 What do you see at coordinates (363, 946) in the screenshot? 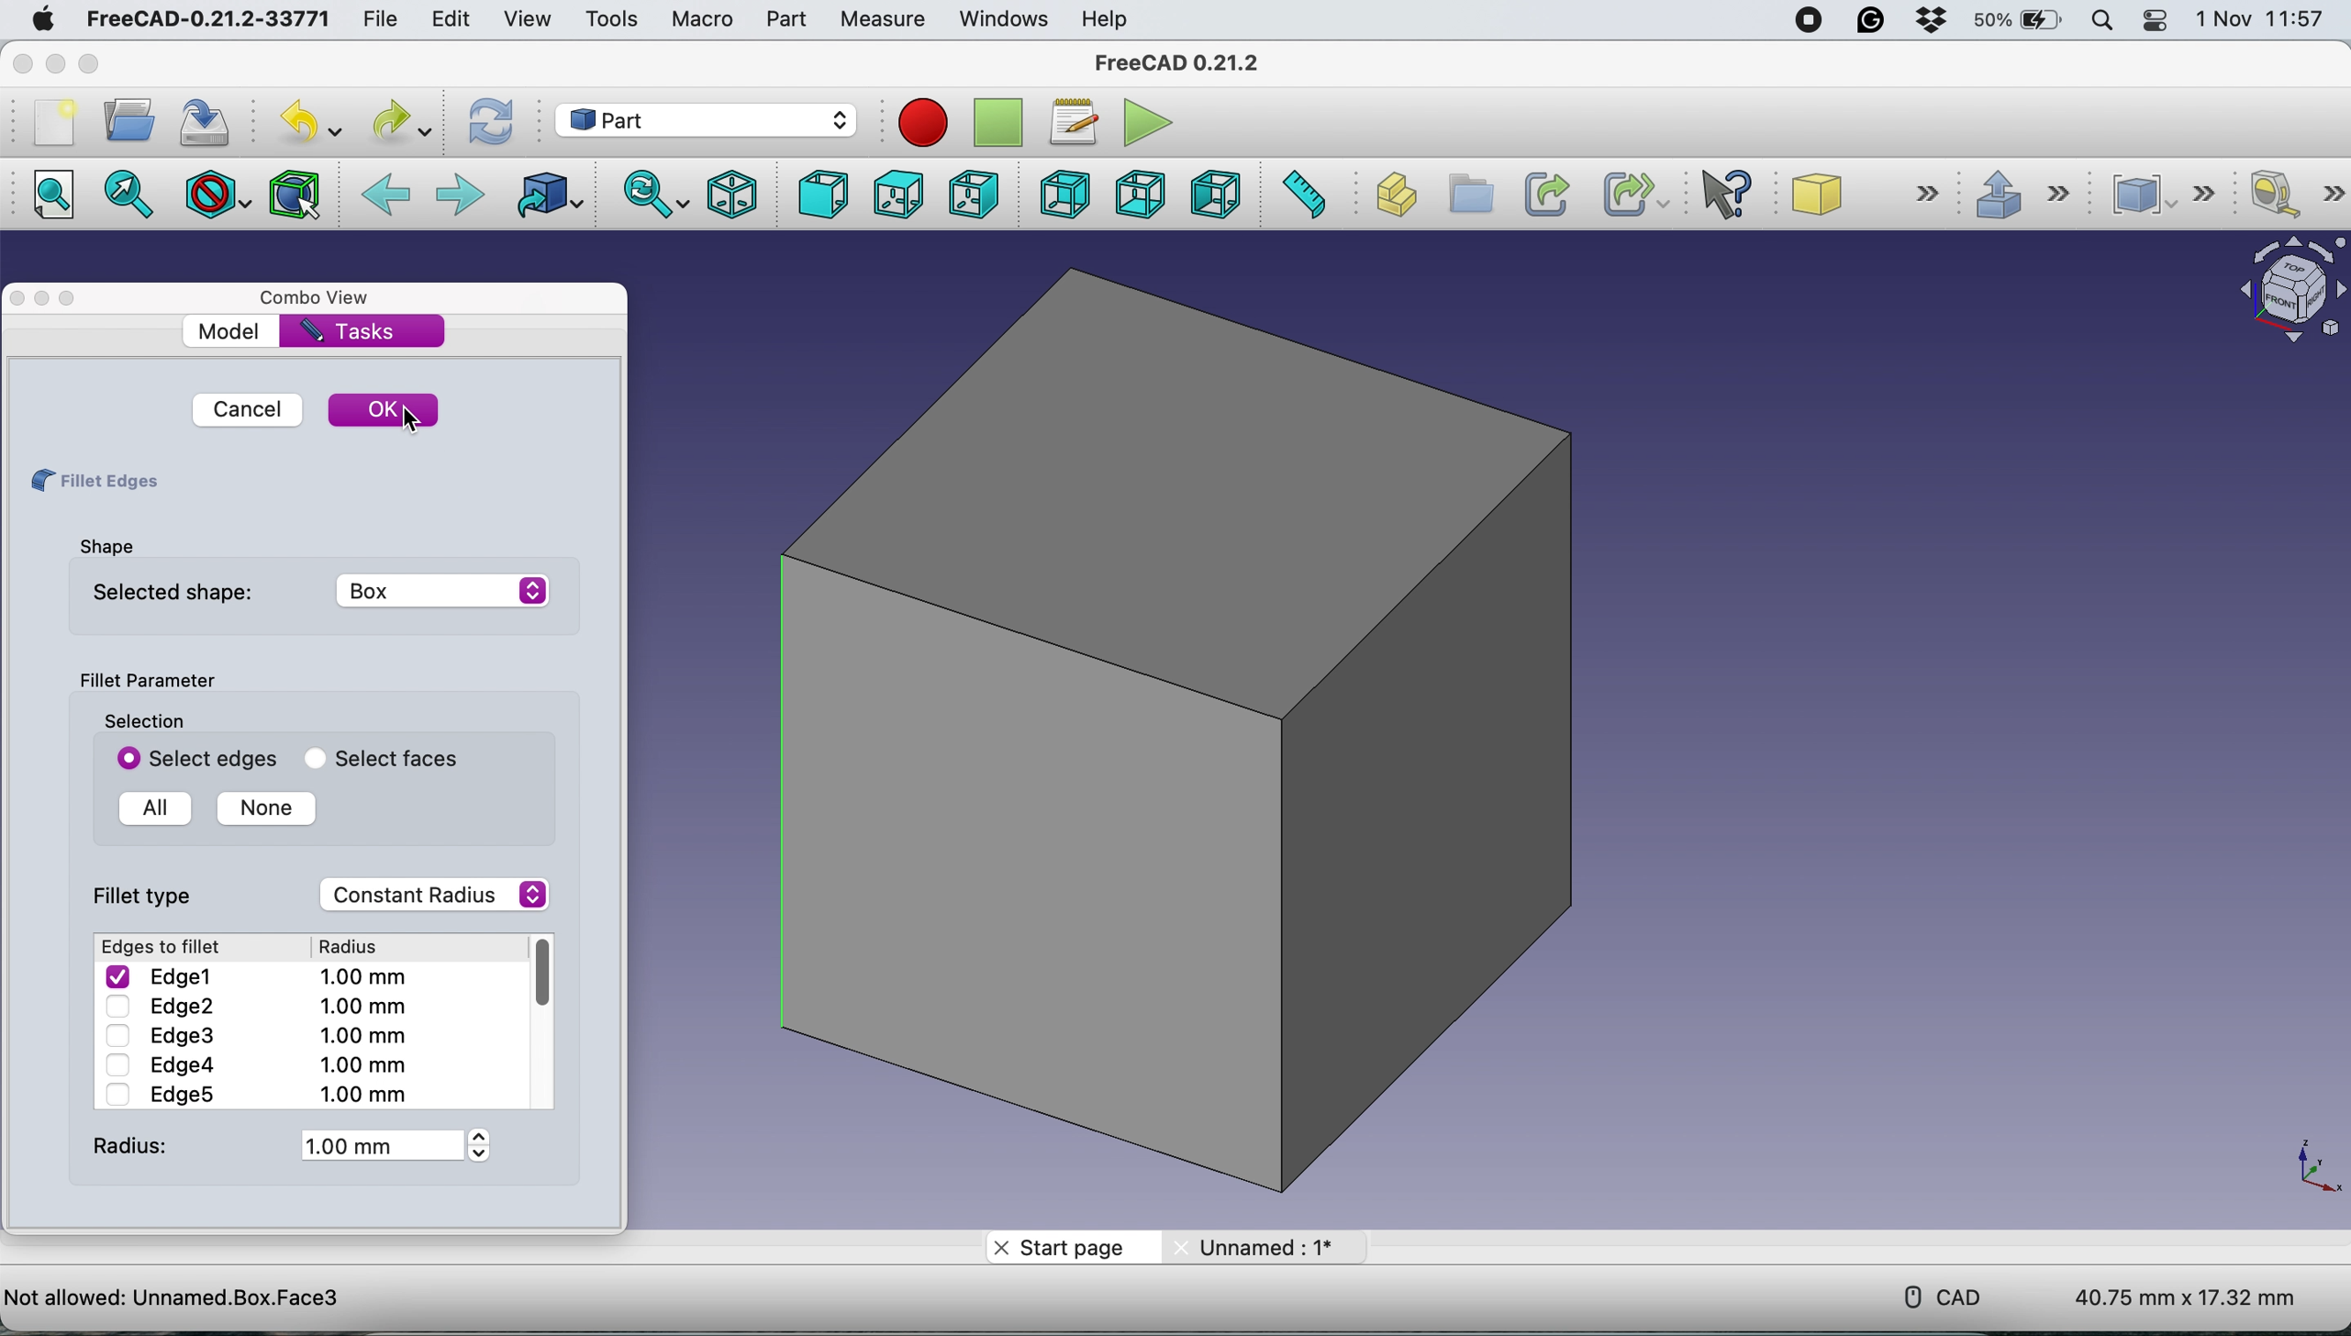
I see `Radius` at bounding box center [363, 946].